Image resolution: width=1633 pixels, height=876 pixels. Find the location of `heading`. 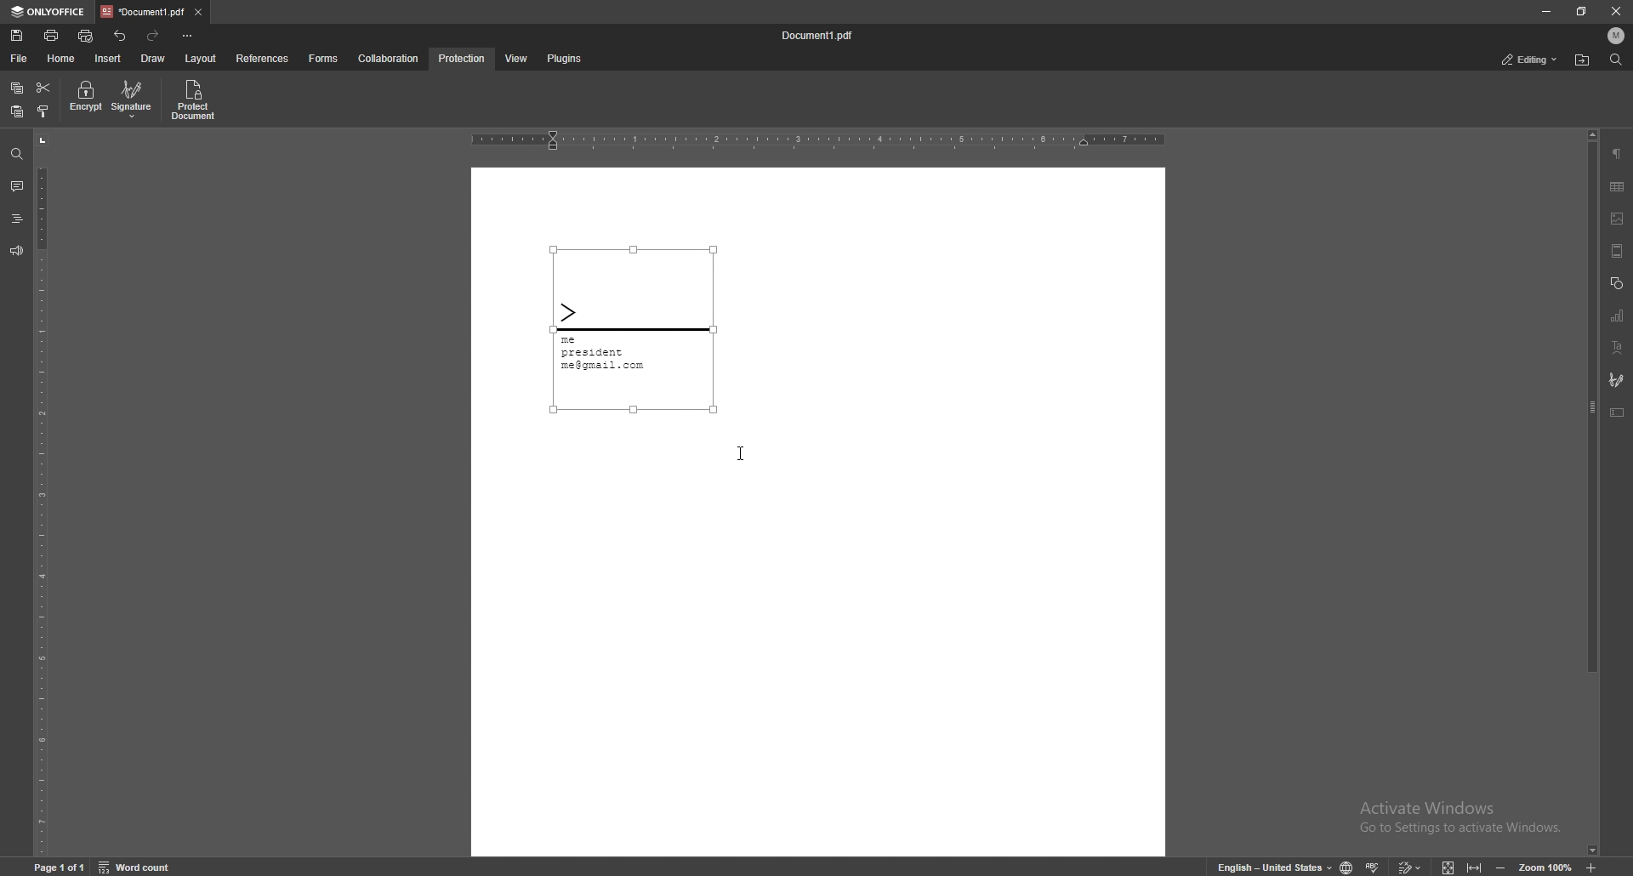

heading is located at coordinates (16, 220).